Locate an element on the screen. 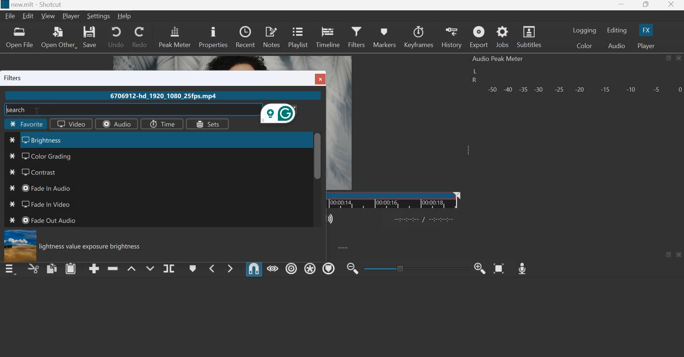 Image resolution: width=684 pixels, height=357 pixels. Previous Marker is located at coordinates (212, 268).